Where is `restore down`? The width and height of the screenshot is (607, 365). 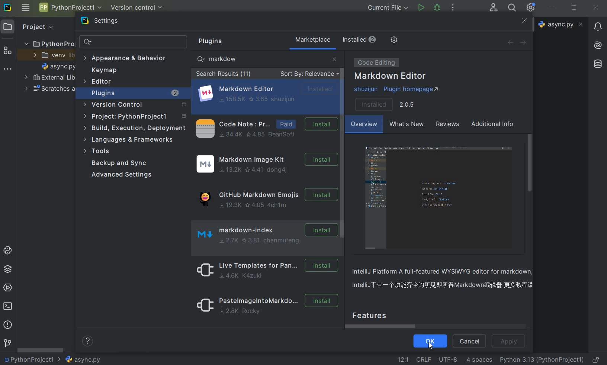 restore down is located at coordinates (574, 8).